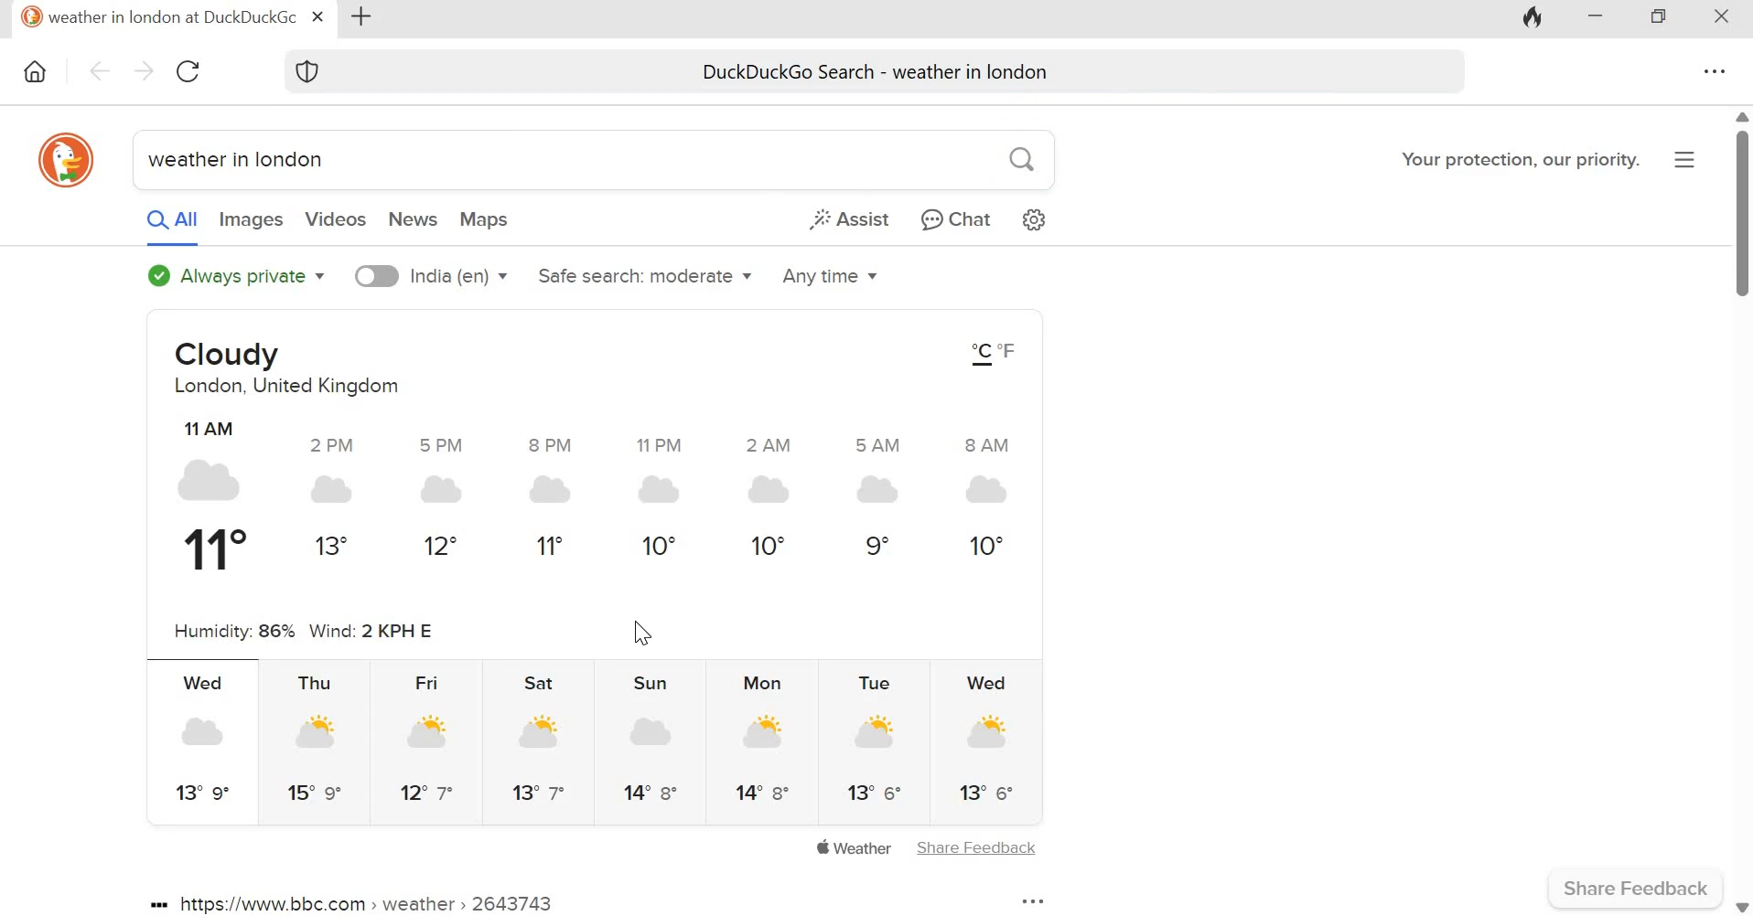 The image size is (1753, 916). Describe the element at coordinates (876, 546) in the screenshot. I see `9°` at that location.